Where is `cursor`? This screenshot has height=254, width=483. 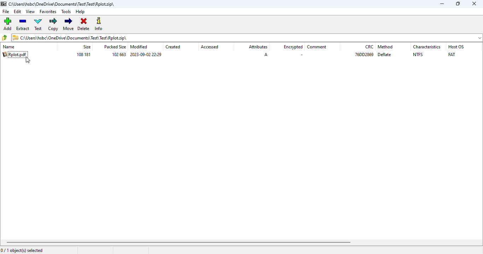
cursor is located at coordinates (28, 60).